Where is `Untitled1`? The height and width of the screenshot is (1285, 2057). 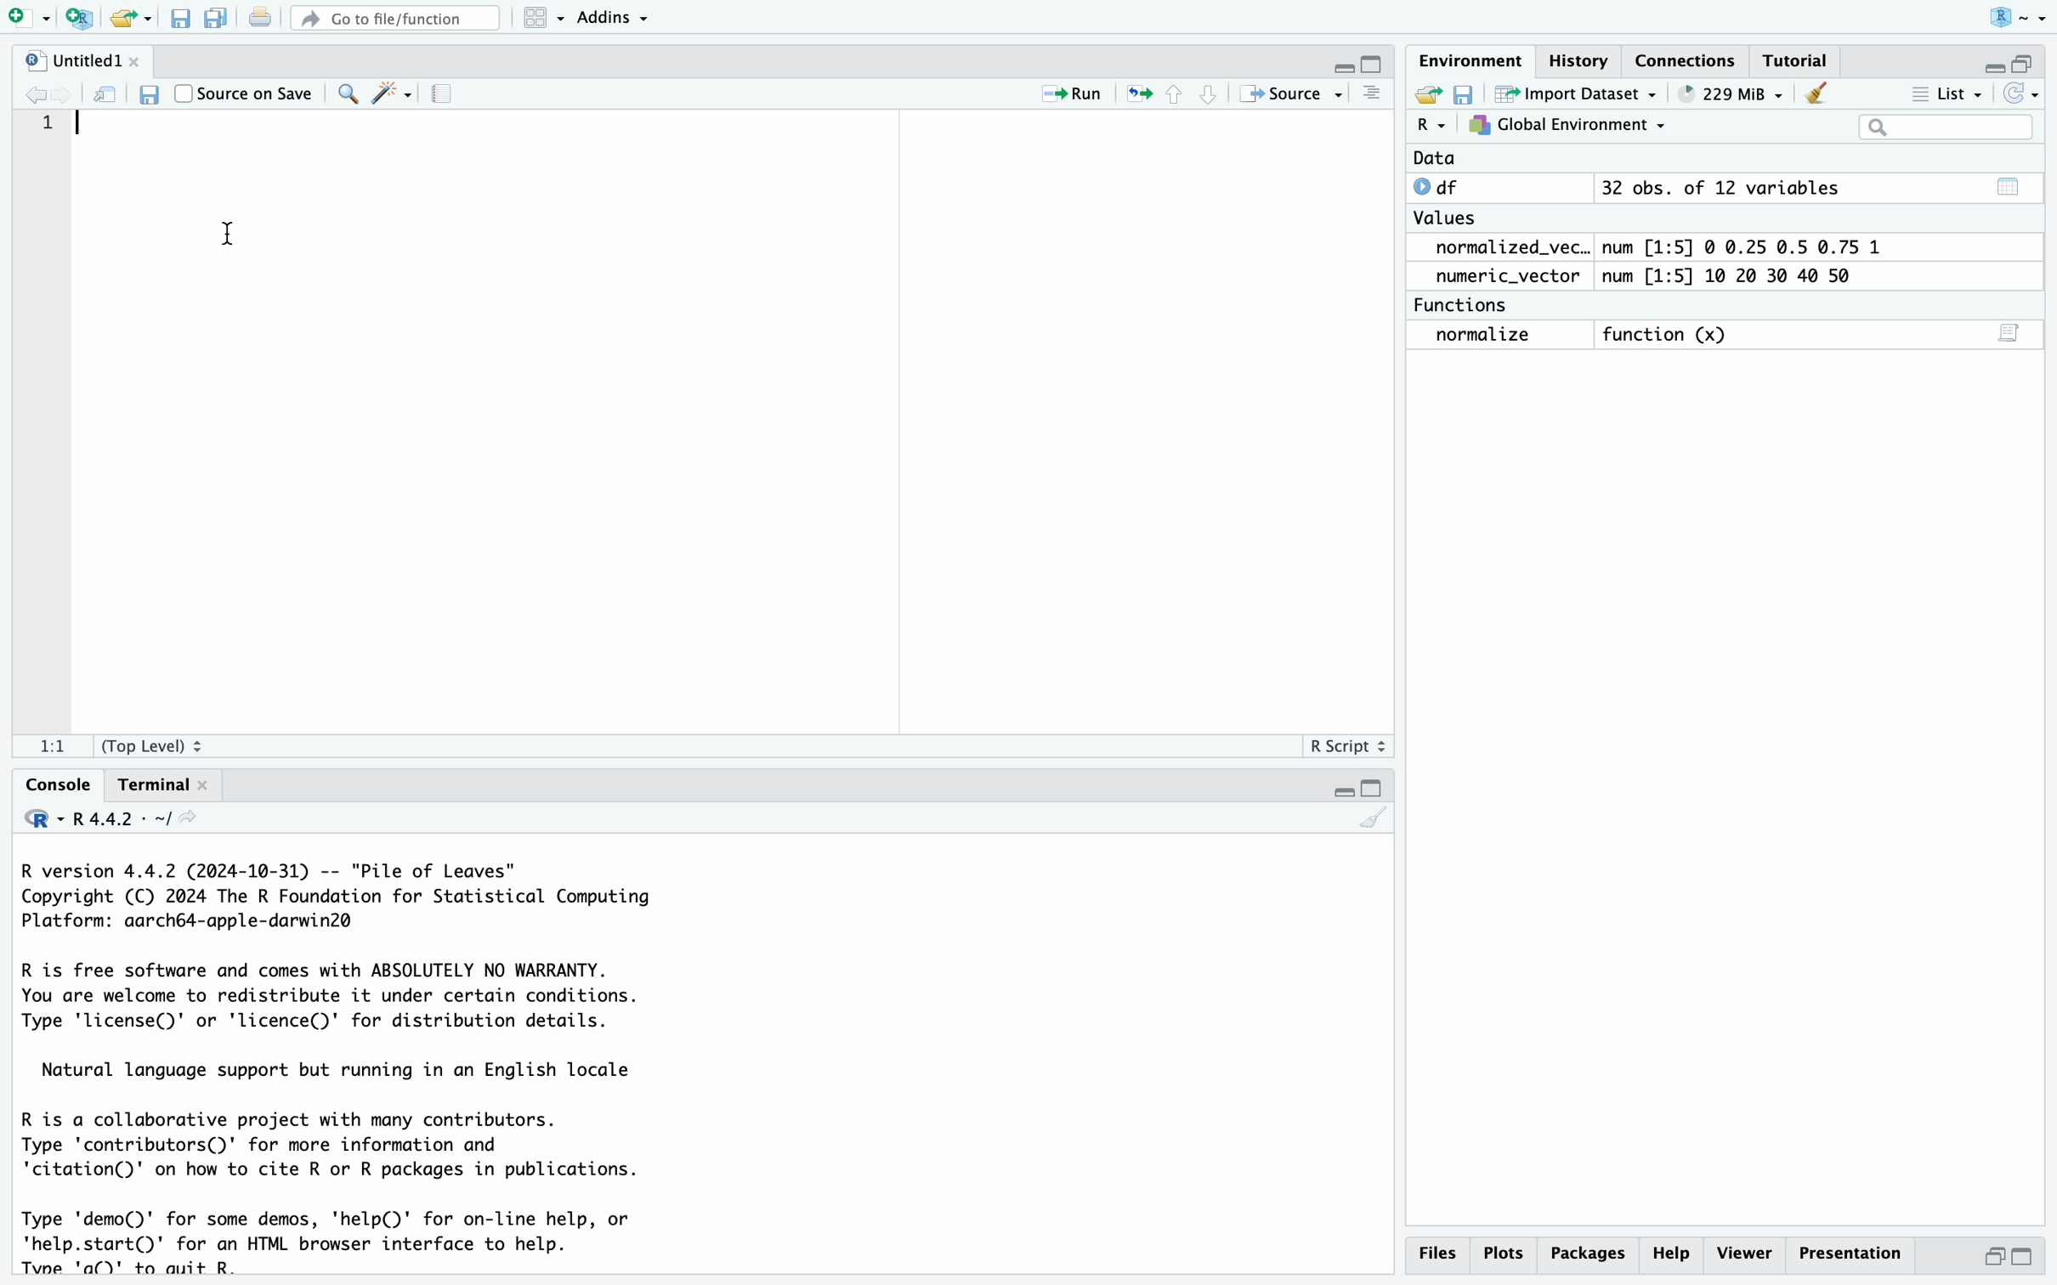 Untitled1 is located at coordinates (73, 62).